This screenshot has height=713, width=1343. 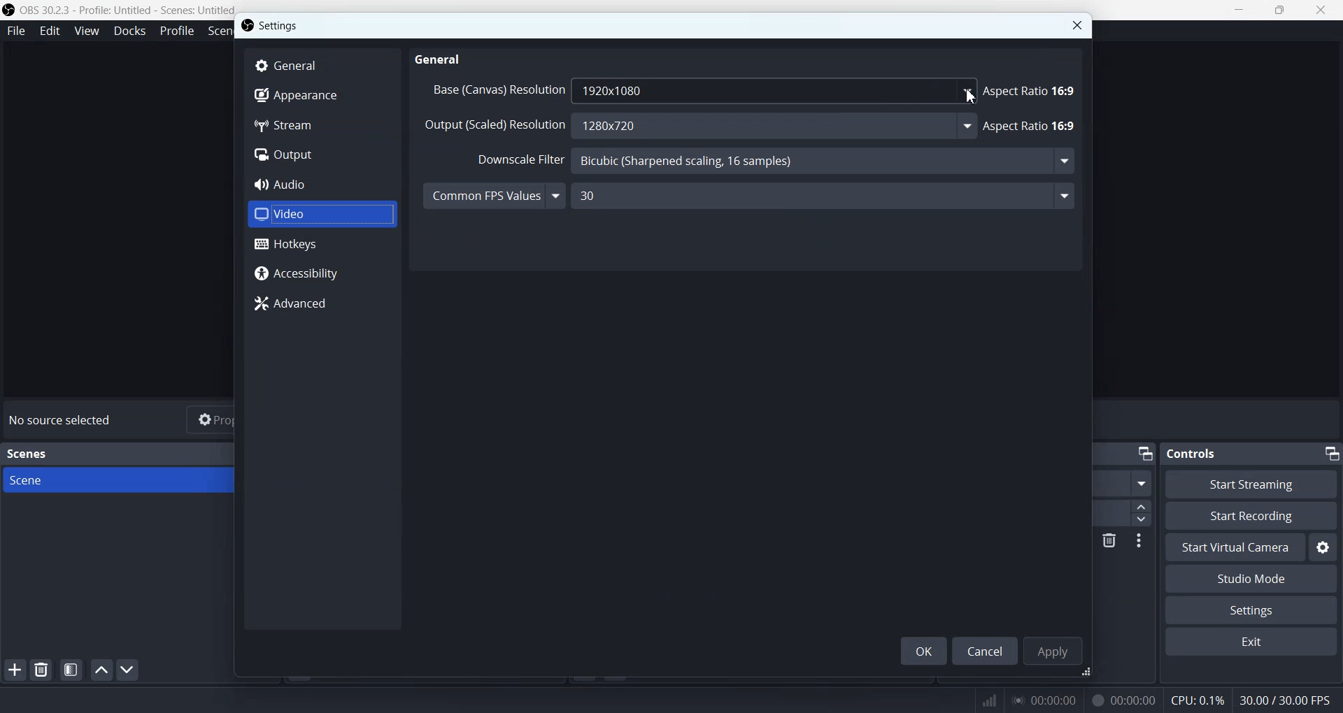 What do you see at coordinates (322, 245) in the screenshot?
I see `Hotkeys` at bounding box center [322, 245].